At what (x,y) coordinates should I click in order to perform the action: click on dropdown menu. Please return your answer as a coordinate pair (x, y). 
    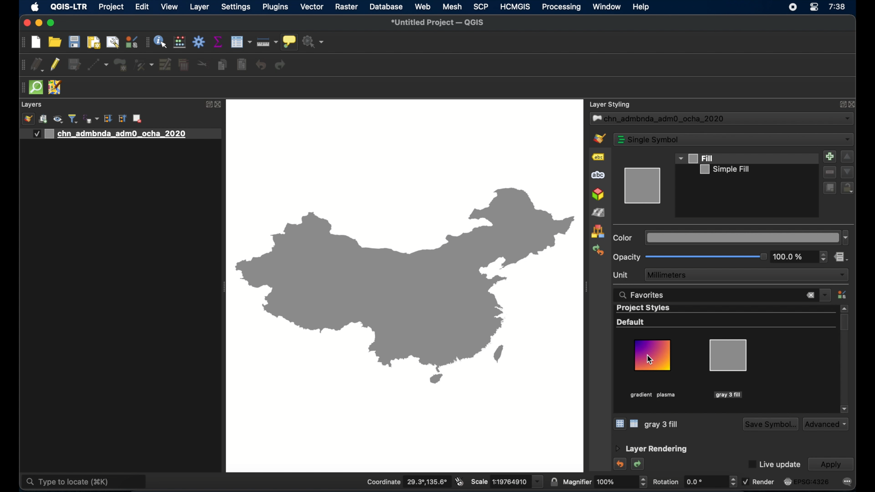
    Looking at the image, I should click on (825, 295).